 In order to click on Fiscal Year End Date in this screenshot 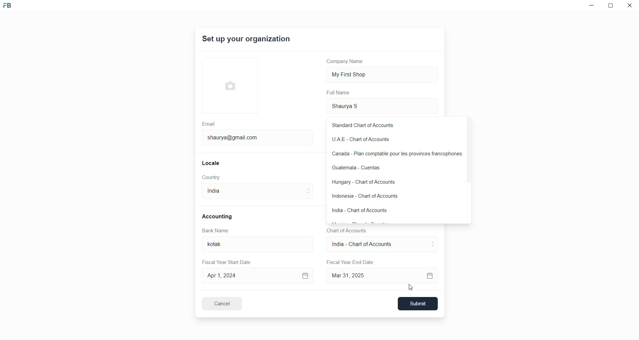, I will do `click(351, 262)`.